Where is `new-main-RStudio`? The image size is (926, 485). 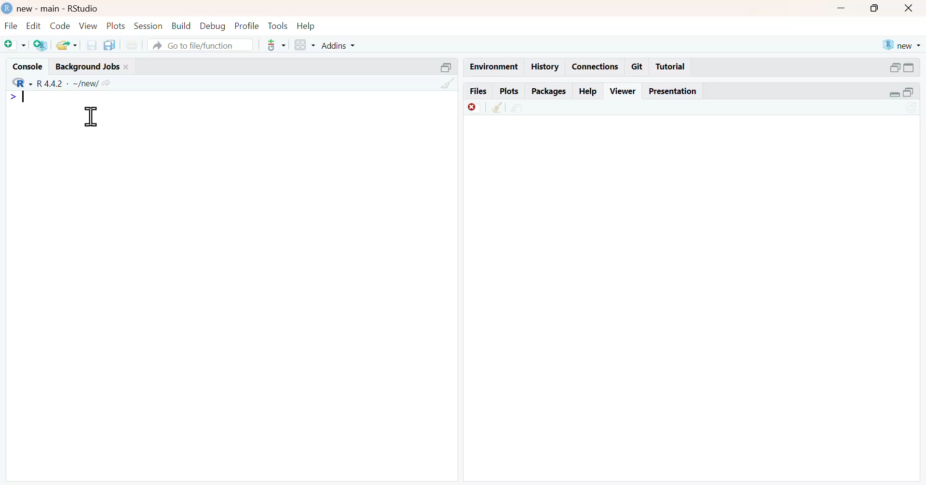 new-main-RStudio is located at coordinates (59, 8).